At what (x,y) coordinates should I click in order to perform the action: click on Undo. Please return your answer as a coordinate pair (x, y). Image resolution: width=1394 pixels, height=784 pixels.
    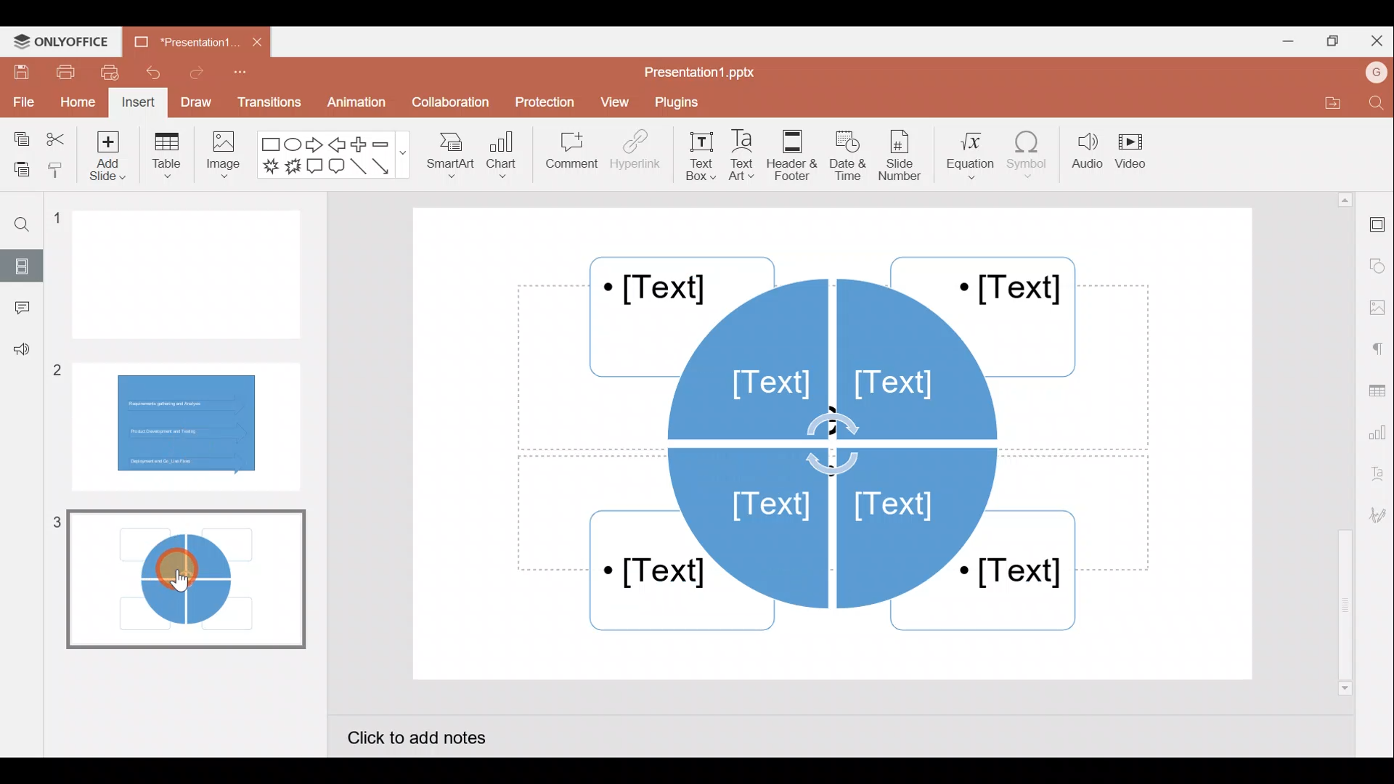
    Looking at the image, I should click on (151, 73).